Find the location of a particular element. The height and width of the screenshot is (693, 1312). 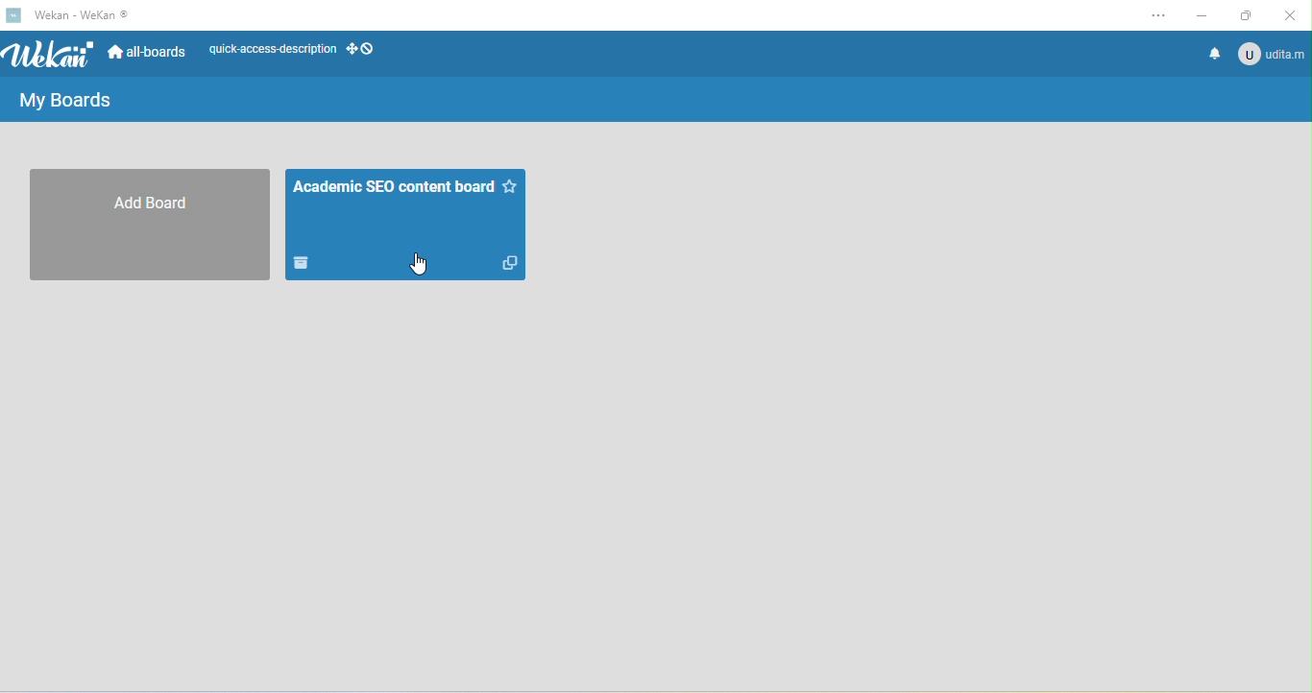

academic SEO board is located at coordinates (392, 187).